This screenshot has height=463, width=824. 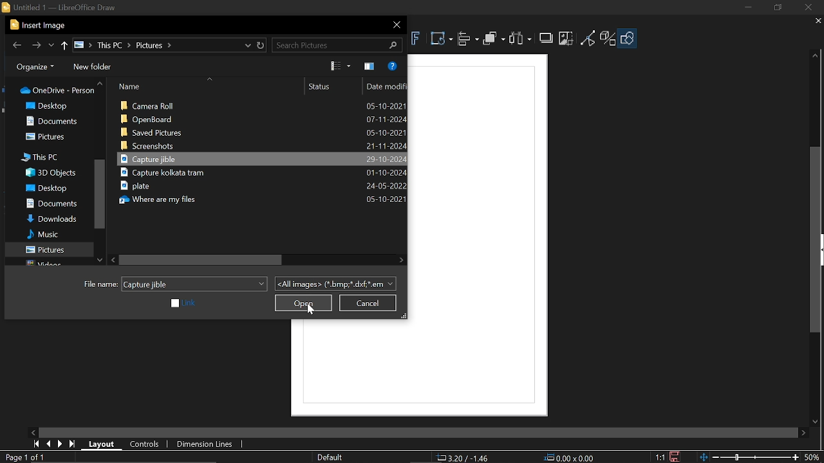 I want to click on sort, so click(x=208, y=80).